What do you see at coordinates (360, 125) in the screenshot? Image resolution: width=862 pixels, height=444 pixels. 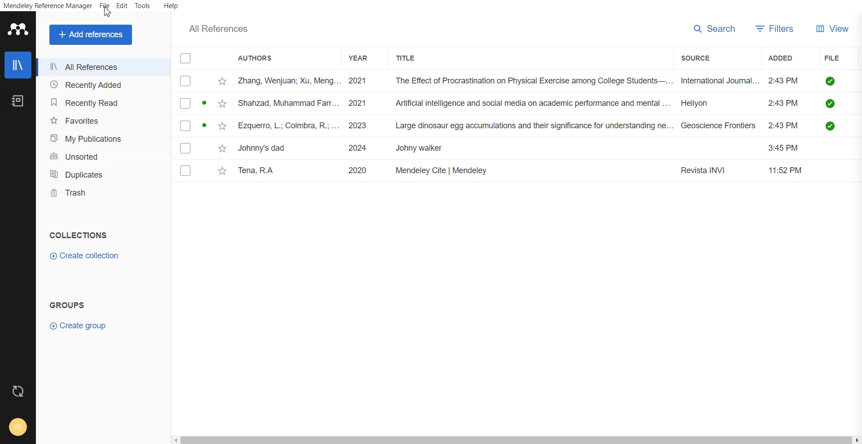 I see `2023` at bounding box center [360, 125].